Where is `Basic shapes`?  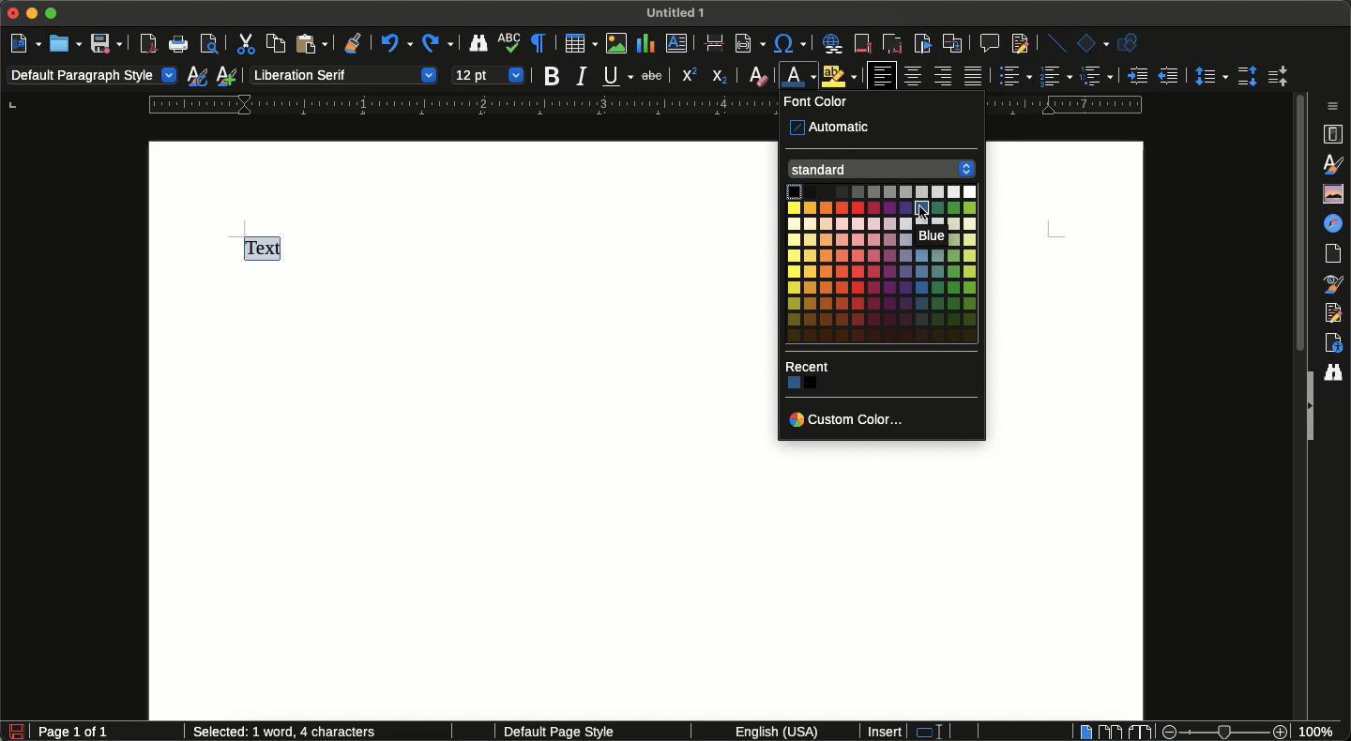
Basic shapes is located at coordinates (1094, 42).